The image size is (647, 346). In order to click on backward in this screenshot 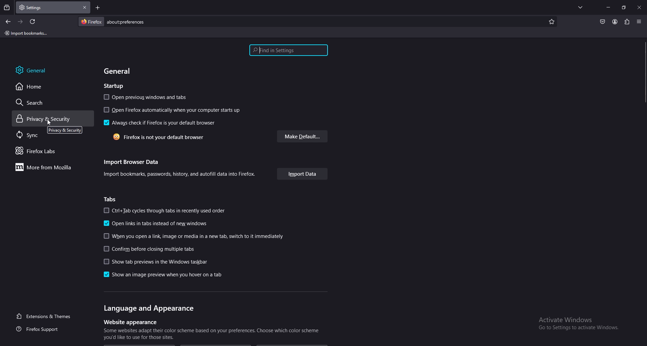, I will do `click(8, 22)`.